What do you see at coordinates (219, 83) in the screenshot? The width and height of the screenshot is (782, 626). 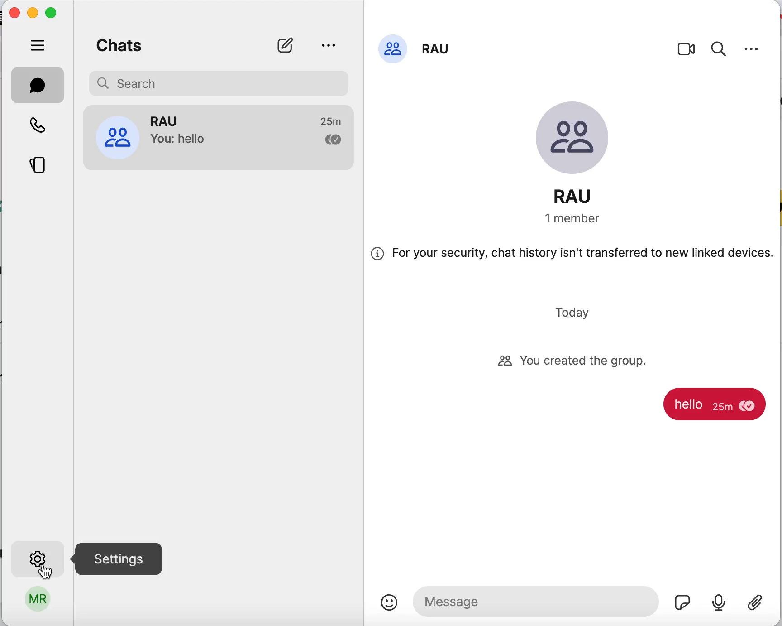 I see `search` at bounding box center [219, 83].